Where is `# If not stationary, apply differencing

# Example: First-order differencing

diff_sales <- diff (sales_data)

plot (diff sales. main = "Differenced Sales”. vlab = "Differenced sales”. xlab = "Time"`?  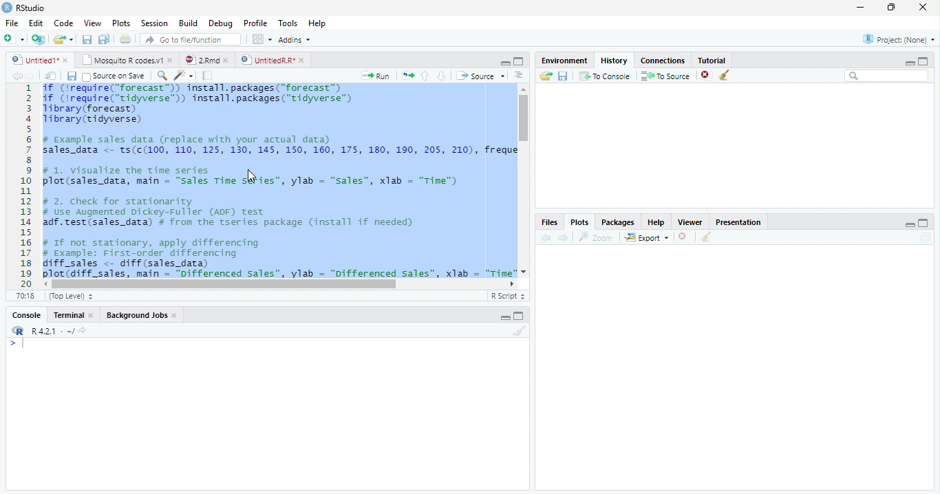
# If not stationary, apply differencing

# Example: First-order differencing

diff_sales <- diff (sales_data)

plot (diff sales. main = "Differenced Sales”. vlab = "Differenced sales”. xlab = "Time" is located at coordinates (279, 258).